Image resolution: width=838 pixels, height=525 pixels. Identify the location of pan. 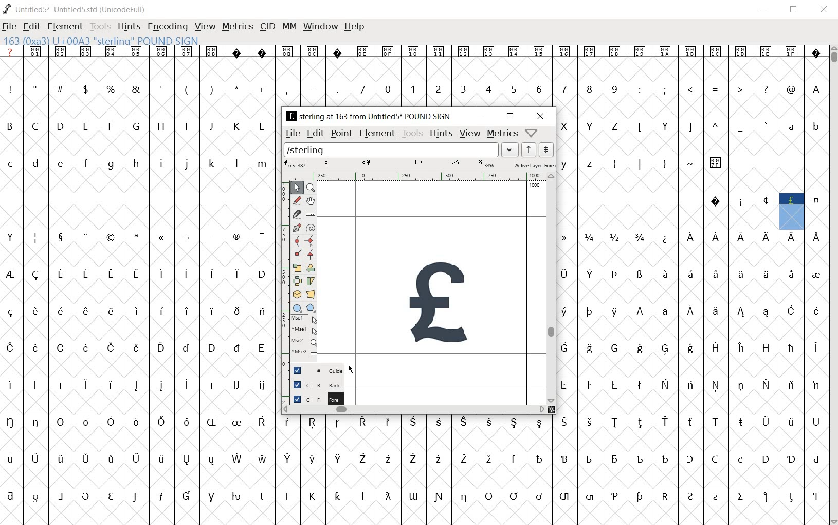
(313, 202).